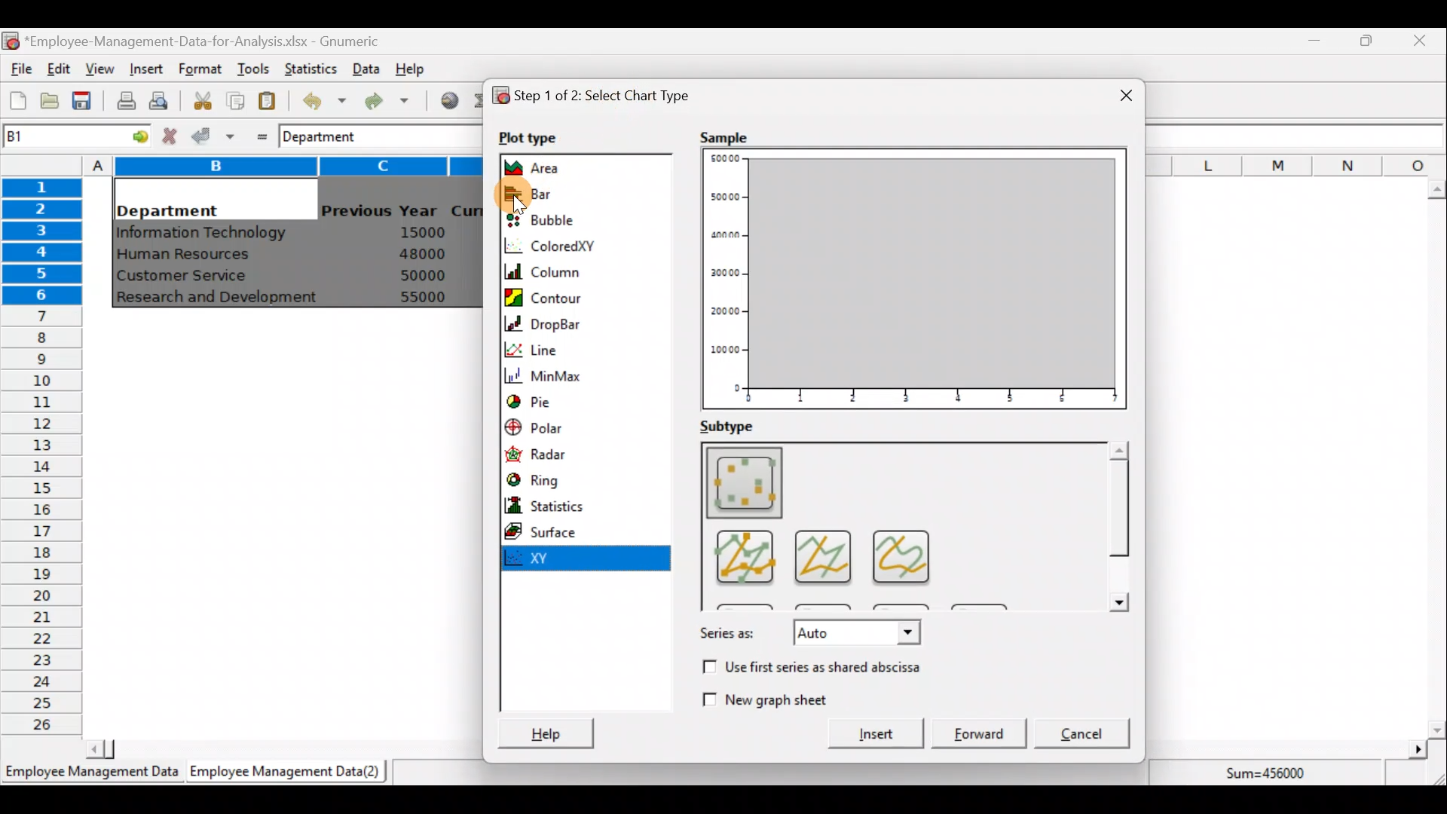 The width and height of the screenshot is (1447, 814). What do you see at coordinates (145, 69) in the screenshot?
I see `Insert` at bounding box center [145, 69].